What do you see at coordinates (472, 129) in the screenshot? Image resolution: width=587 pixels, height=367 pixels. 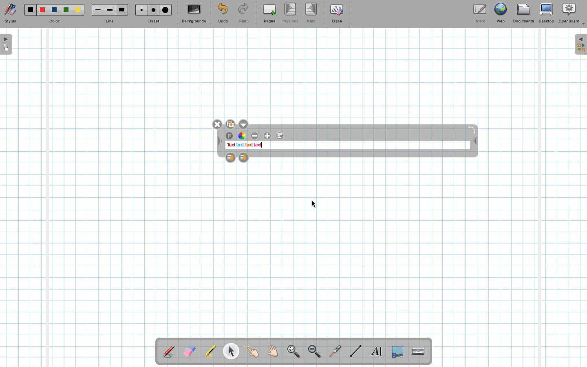 I see `Rotate` at bounding box center [472, 129].